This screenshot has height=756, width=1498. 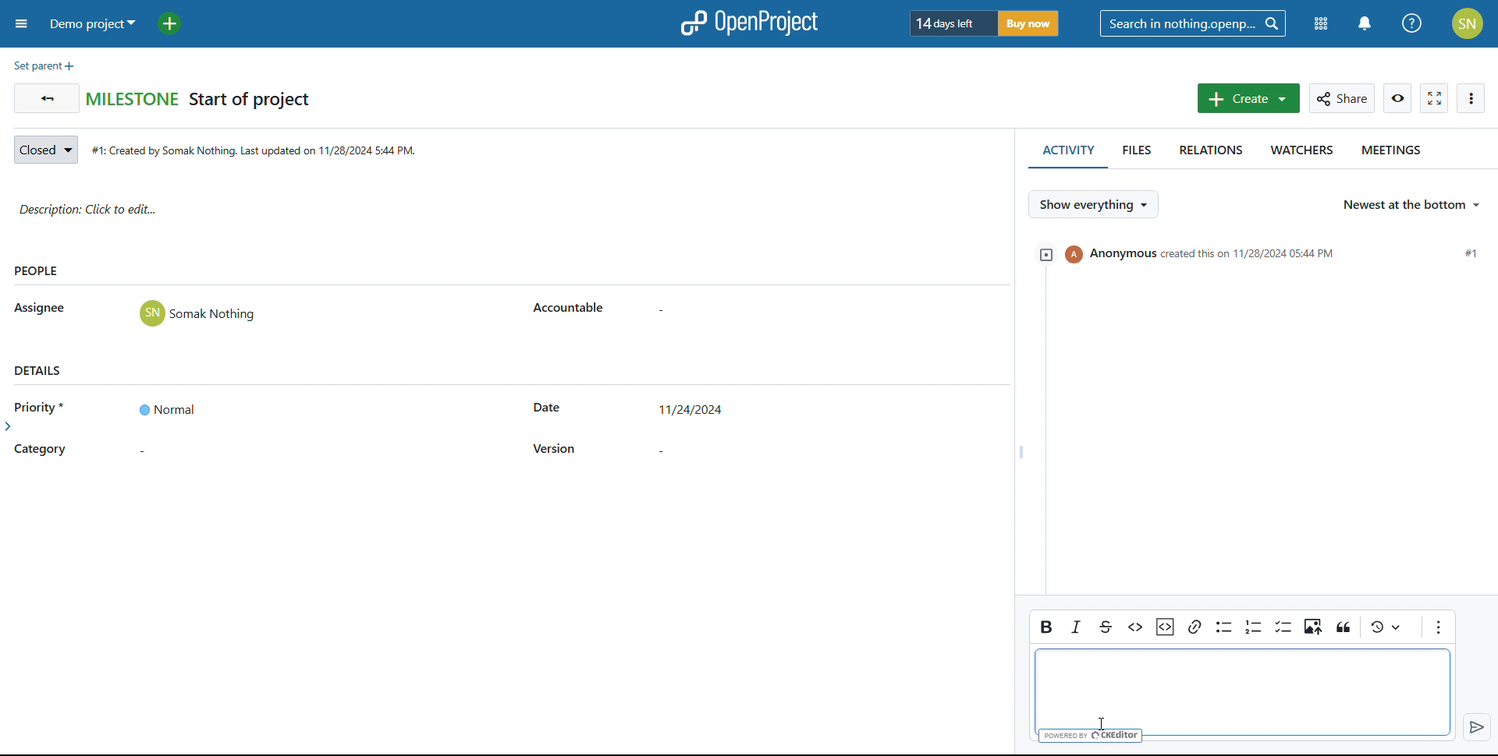 What do you see at coordinates (1411, 23) in the screenshot?
I see `help` at bounding box center [1411, 23].